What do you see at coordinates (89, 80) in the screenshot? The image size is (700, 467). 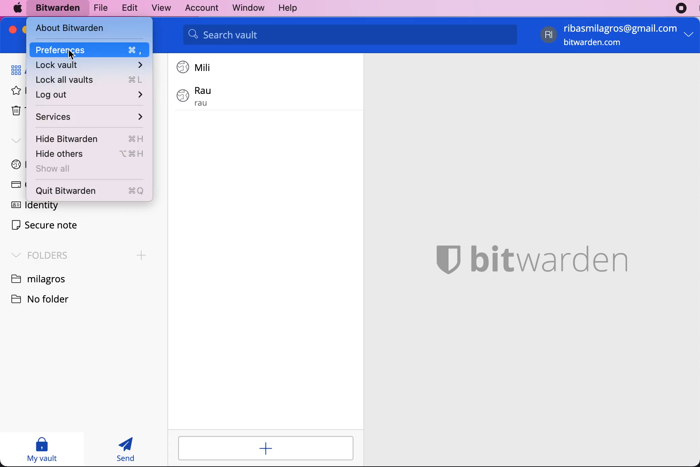 I see `lock all vaults` at bounding box center [89, 80].